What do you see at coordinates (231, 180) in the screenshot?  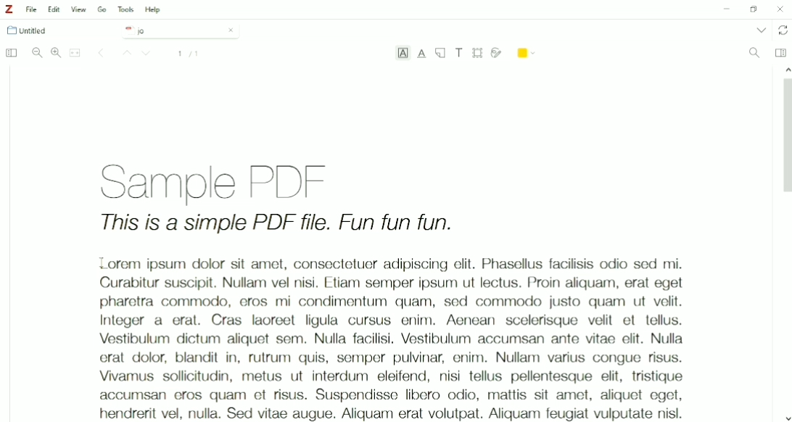 I see `Sample PDF` at bounding box center [231, 180].